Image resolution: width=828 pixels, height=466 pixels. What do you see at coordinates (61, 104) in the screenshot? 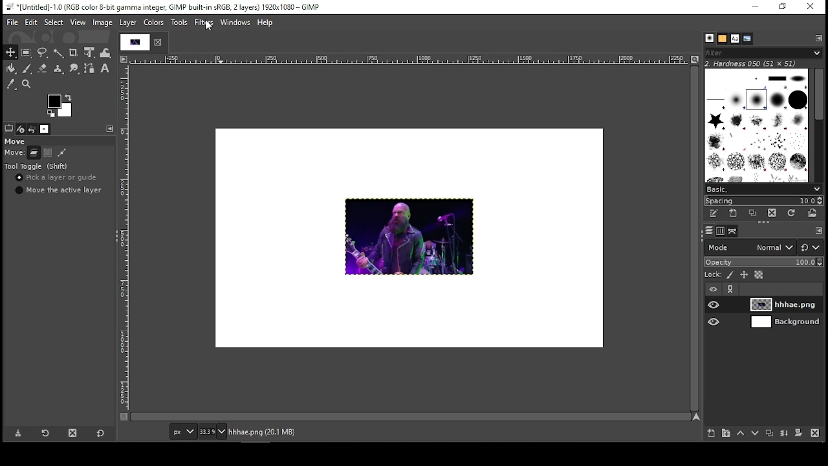
I see `colors` at bounding box center [61, 104].